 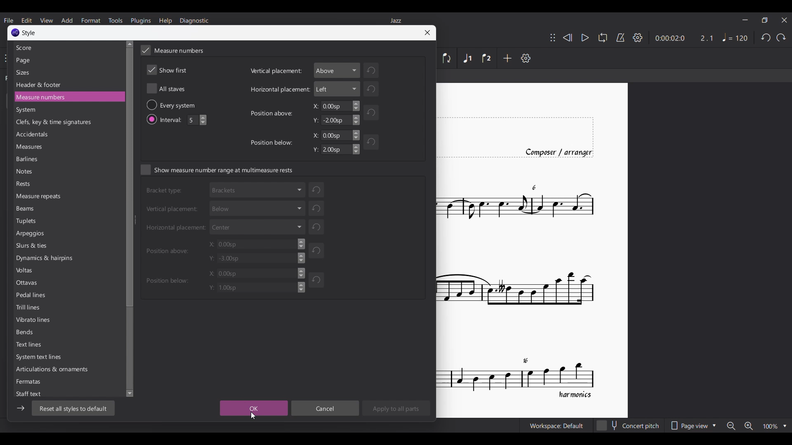 What do you see at coordinates (32, 296) in the screenshot?
I see `Pedal lines` at bounding box center [32, 296].